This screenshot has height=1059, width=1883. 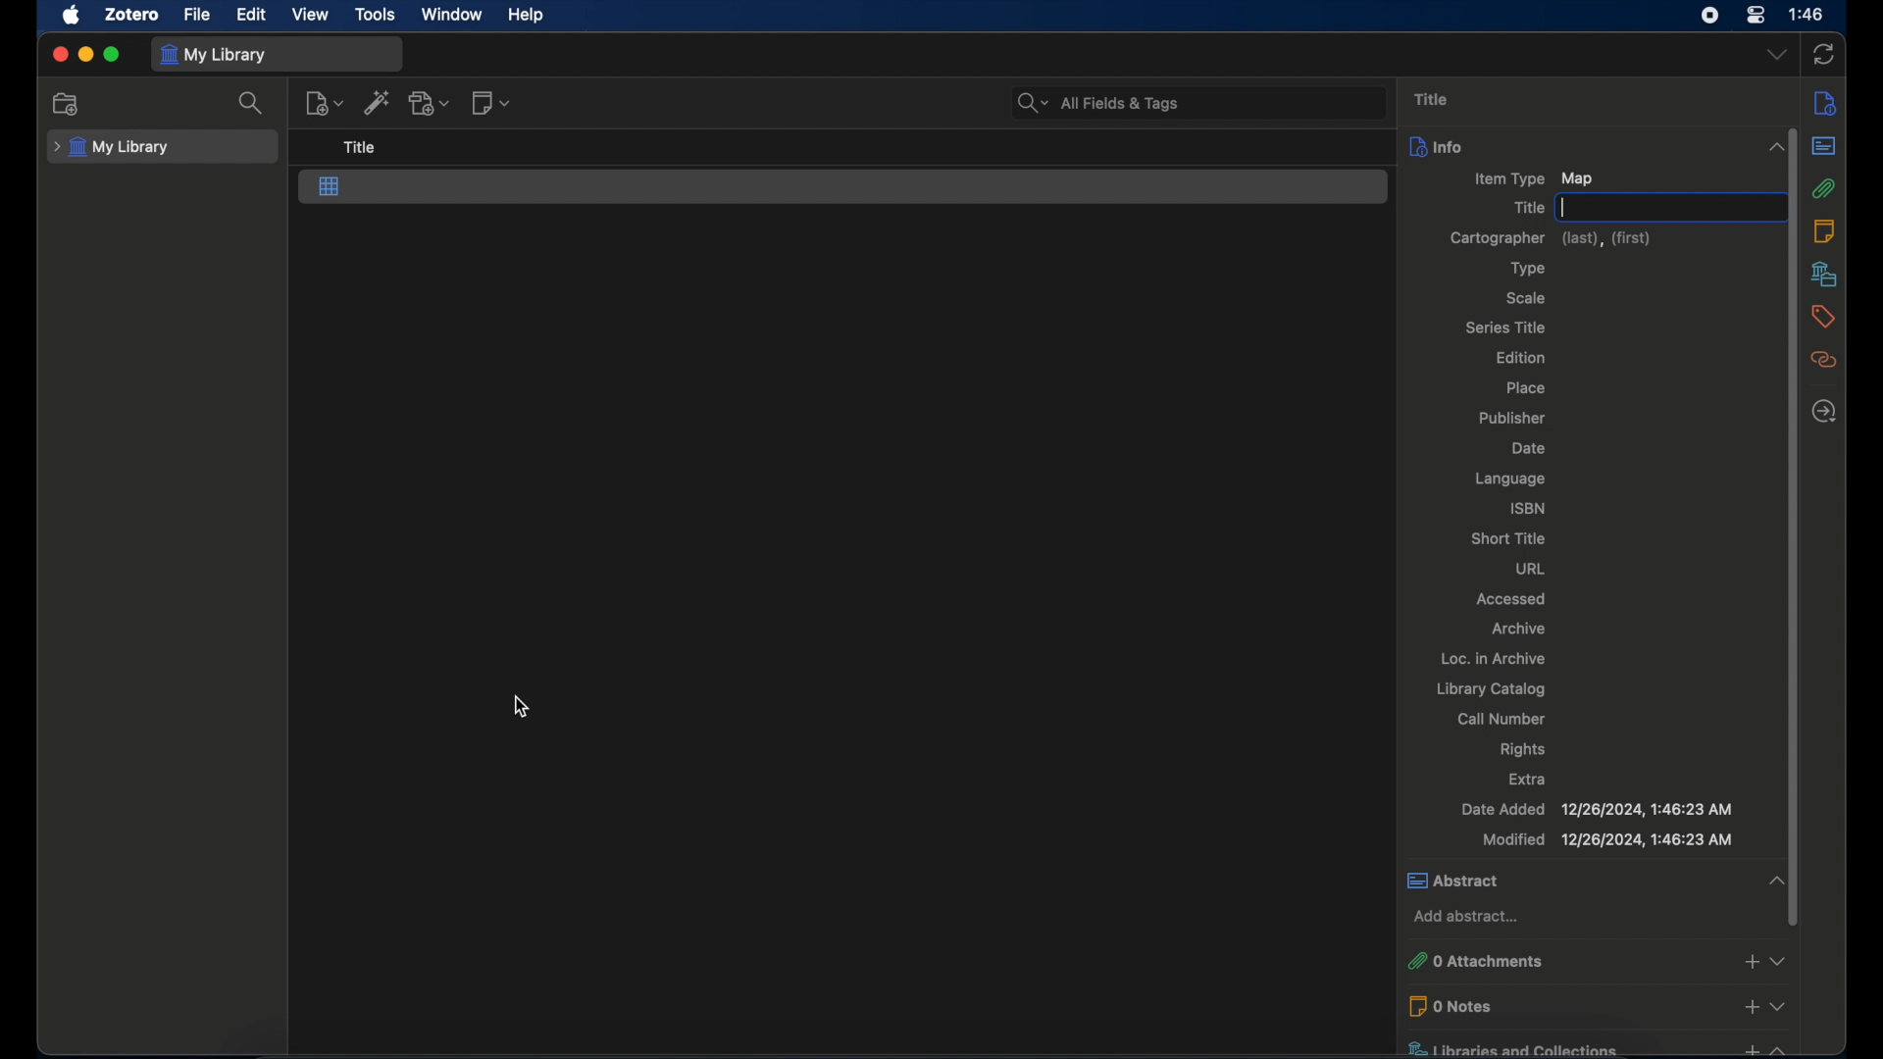 What do you see at coordinates (1823, 145) in the screenshot?
I see `abstract` at bounding box center [1823, 145].